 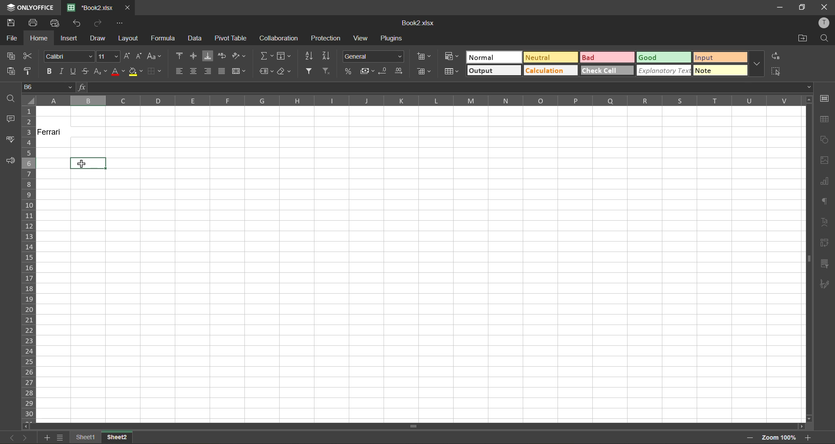 I want to click on copy style, so click(x=29, y=72).